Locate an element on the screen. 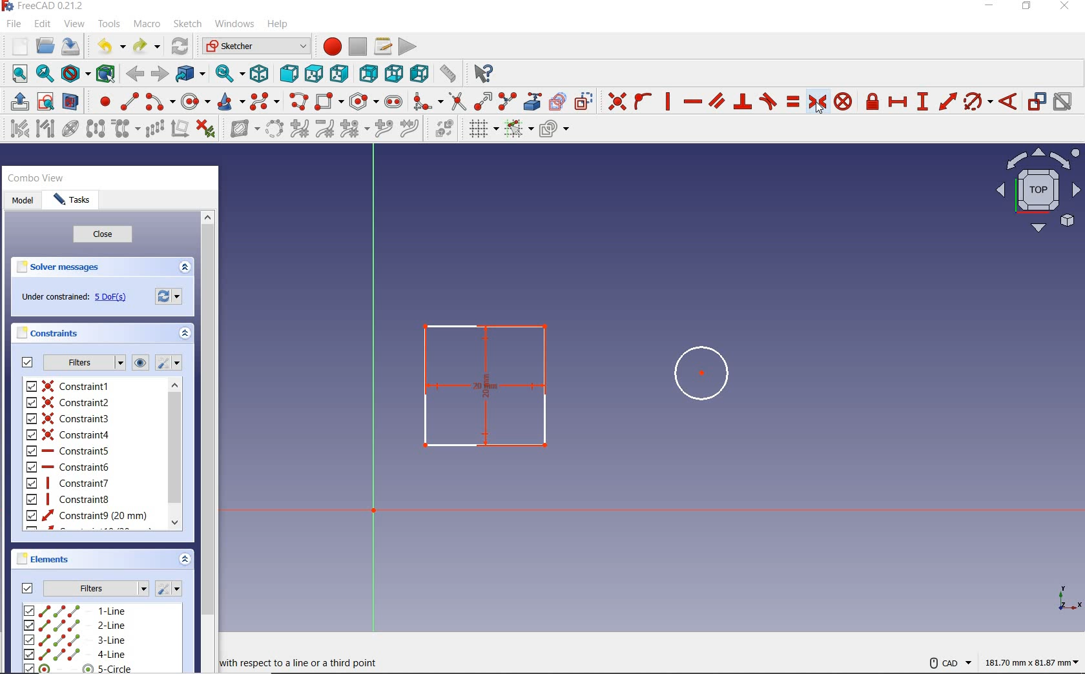  sketch is located at coordinates (189, 25).